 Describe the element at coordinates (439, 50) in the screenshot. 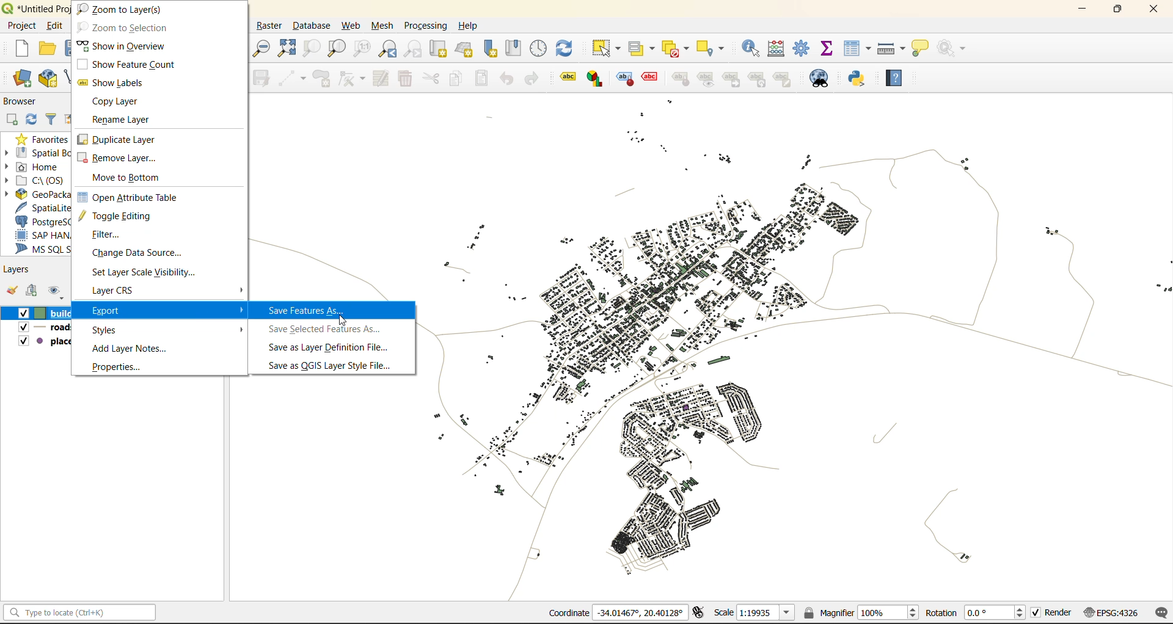

I see `new map view` at that location.